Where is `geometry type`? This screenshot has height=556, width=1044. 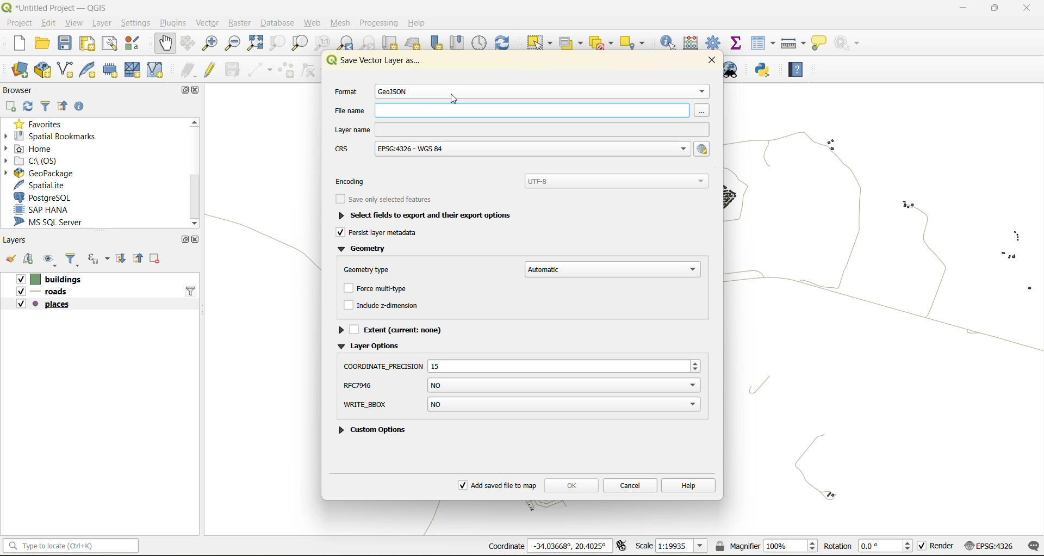 geometry type is located at coordinates (527, 268).